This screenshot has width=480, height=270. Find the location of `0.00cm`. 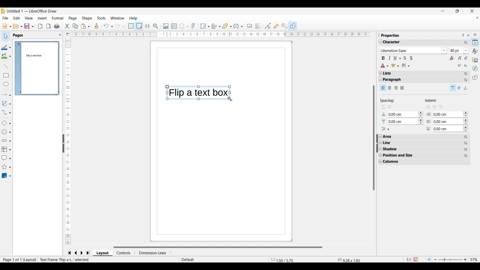

0.00cm is located at coordinates (401, 121).